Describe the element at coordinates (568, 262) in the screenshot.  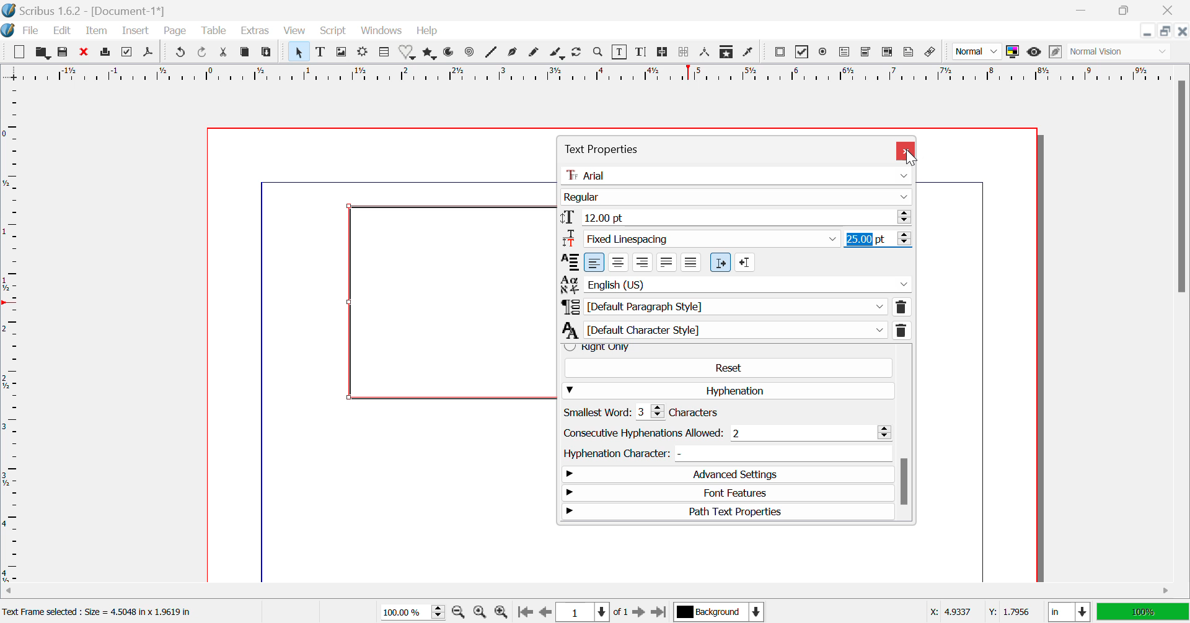
I see `alignment` at that location.